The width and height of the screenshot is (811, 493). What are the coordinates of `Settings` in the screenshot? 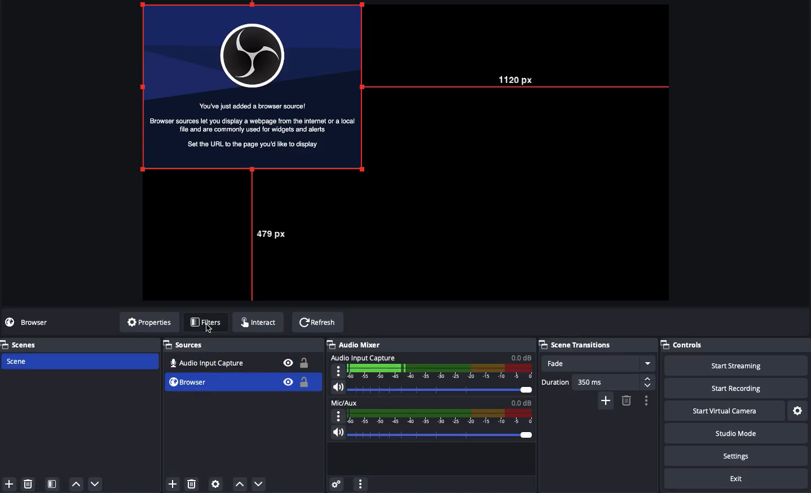 It's located at (734, 456).